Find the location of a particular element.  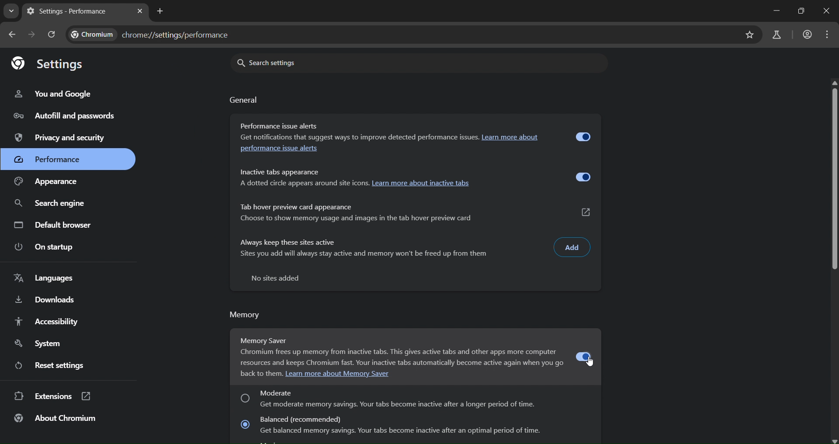

Default browser is located at coordinates (55, 225).